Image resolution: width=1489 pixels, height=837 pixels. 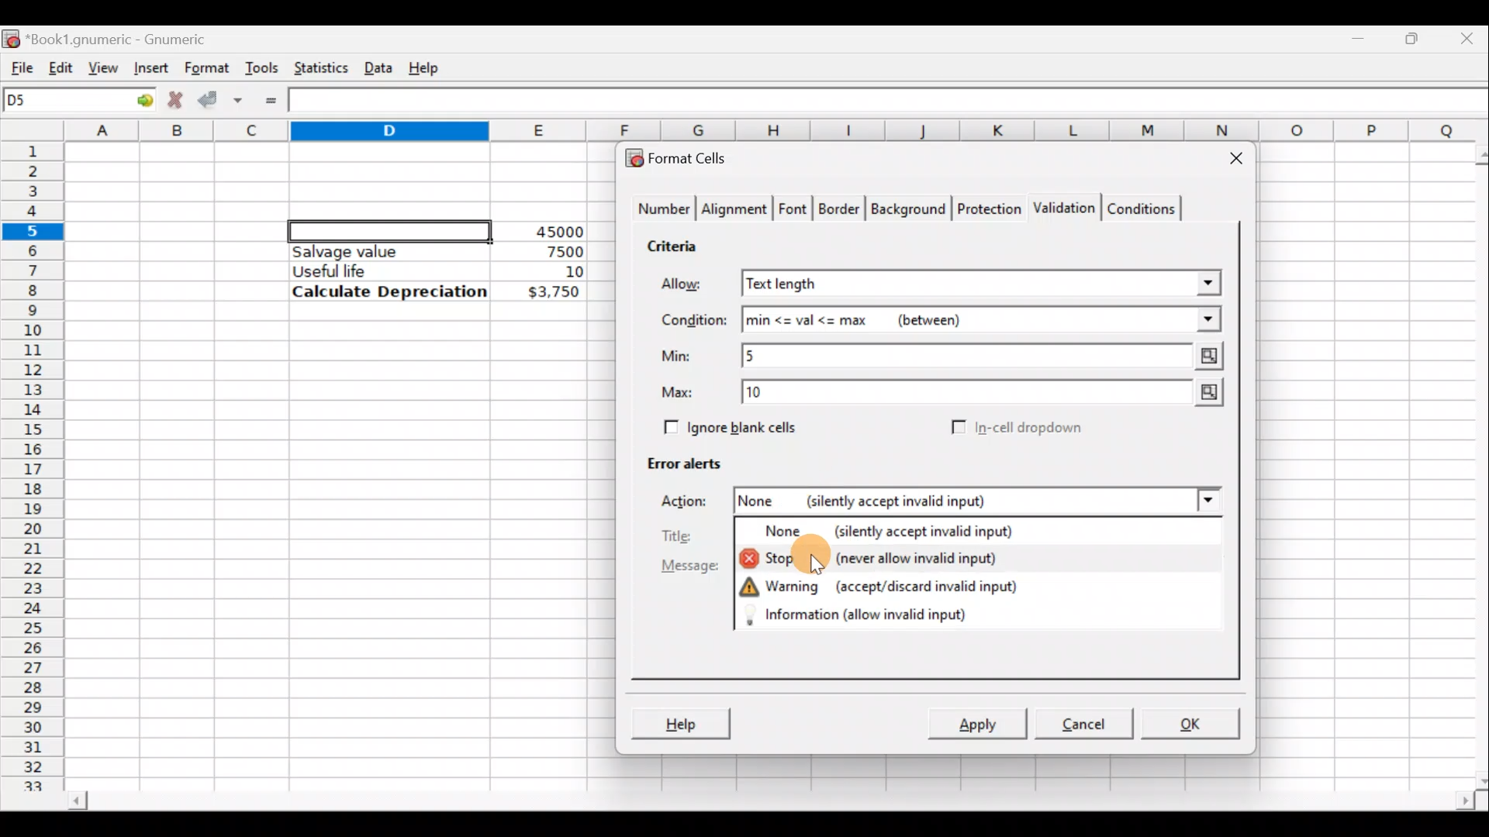 What do you see at coordinates (818, 556) in the screenshot?
I see `Cursor on stop action` at bounding box center [818, 556].